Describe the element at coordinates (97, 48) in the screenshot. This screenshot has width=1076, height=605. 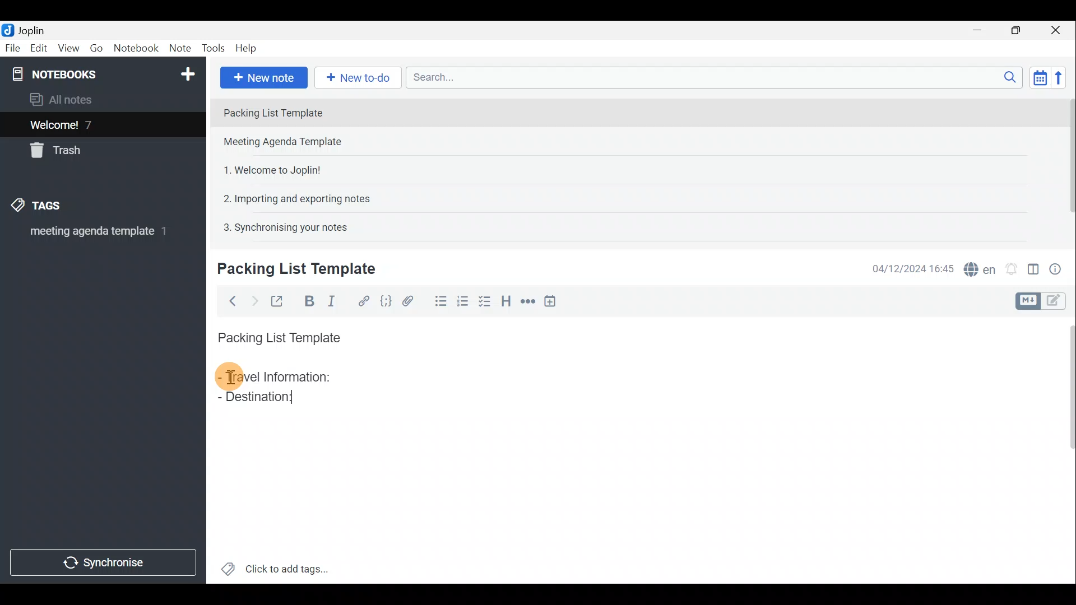
I see `Go` at that location.